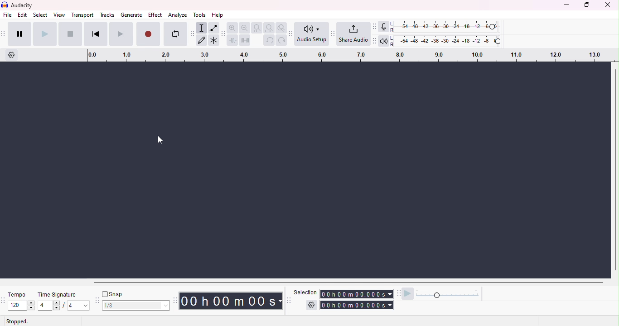 This screenshot has height=326, width=619. I want to click on loop, so click(176, 34).